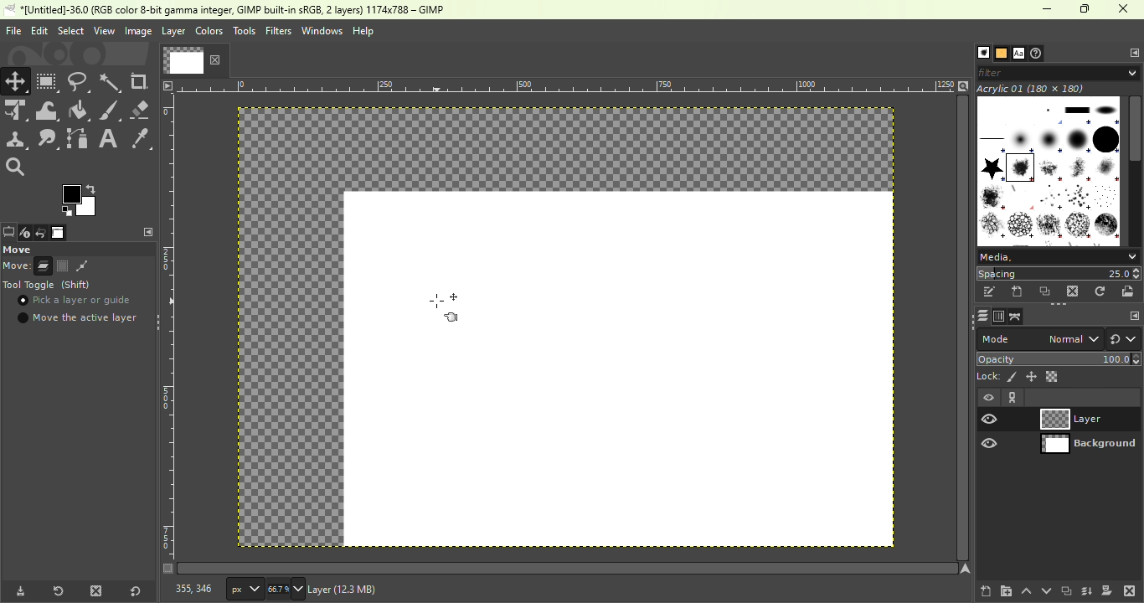 The width and height of the screenshot is (1144, 603). What do you see at coordinates (567, 85) in the screenshot?
I see `Ruler measurement` at bounding box center [567, 85].